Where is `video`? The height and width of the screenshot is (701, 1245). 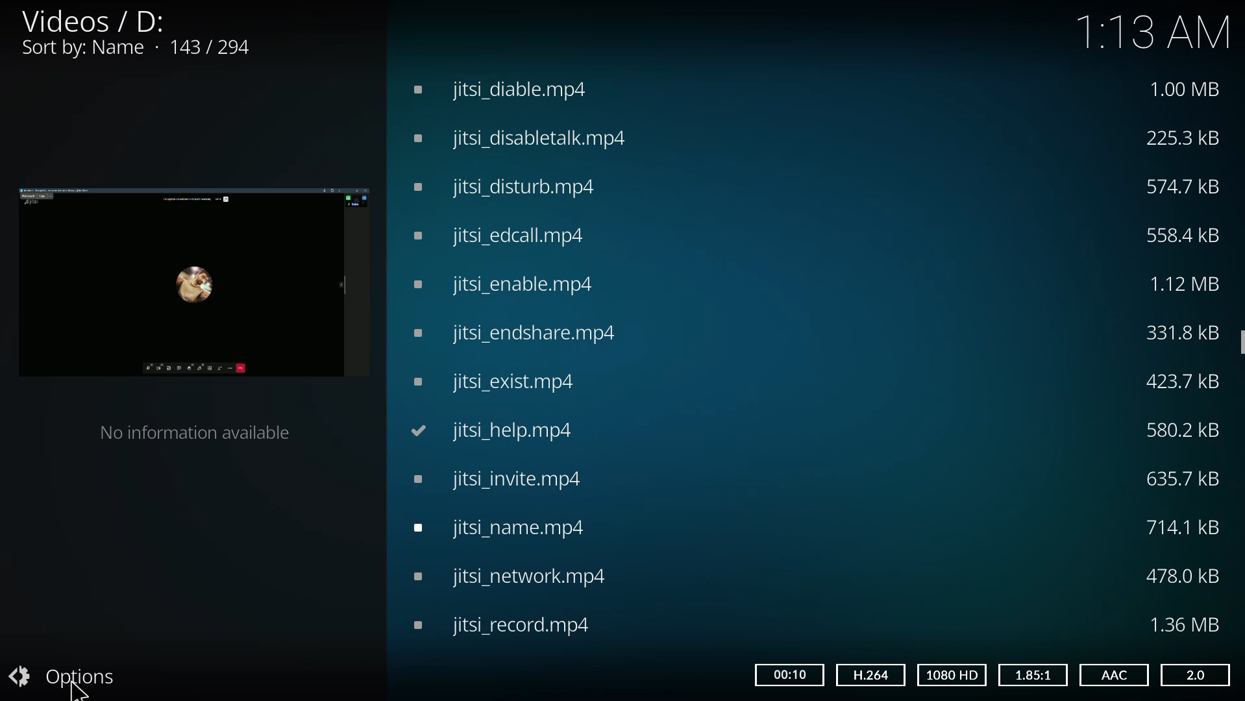 video is located at coordinates (508, 284).